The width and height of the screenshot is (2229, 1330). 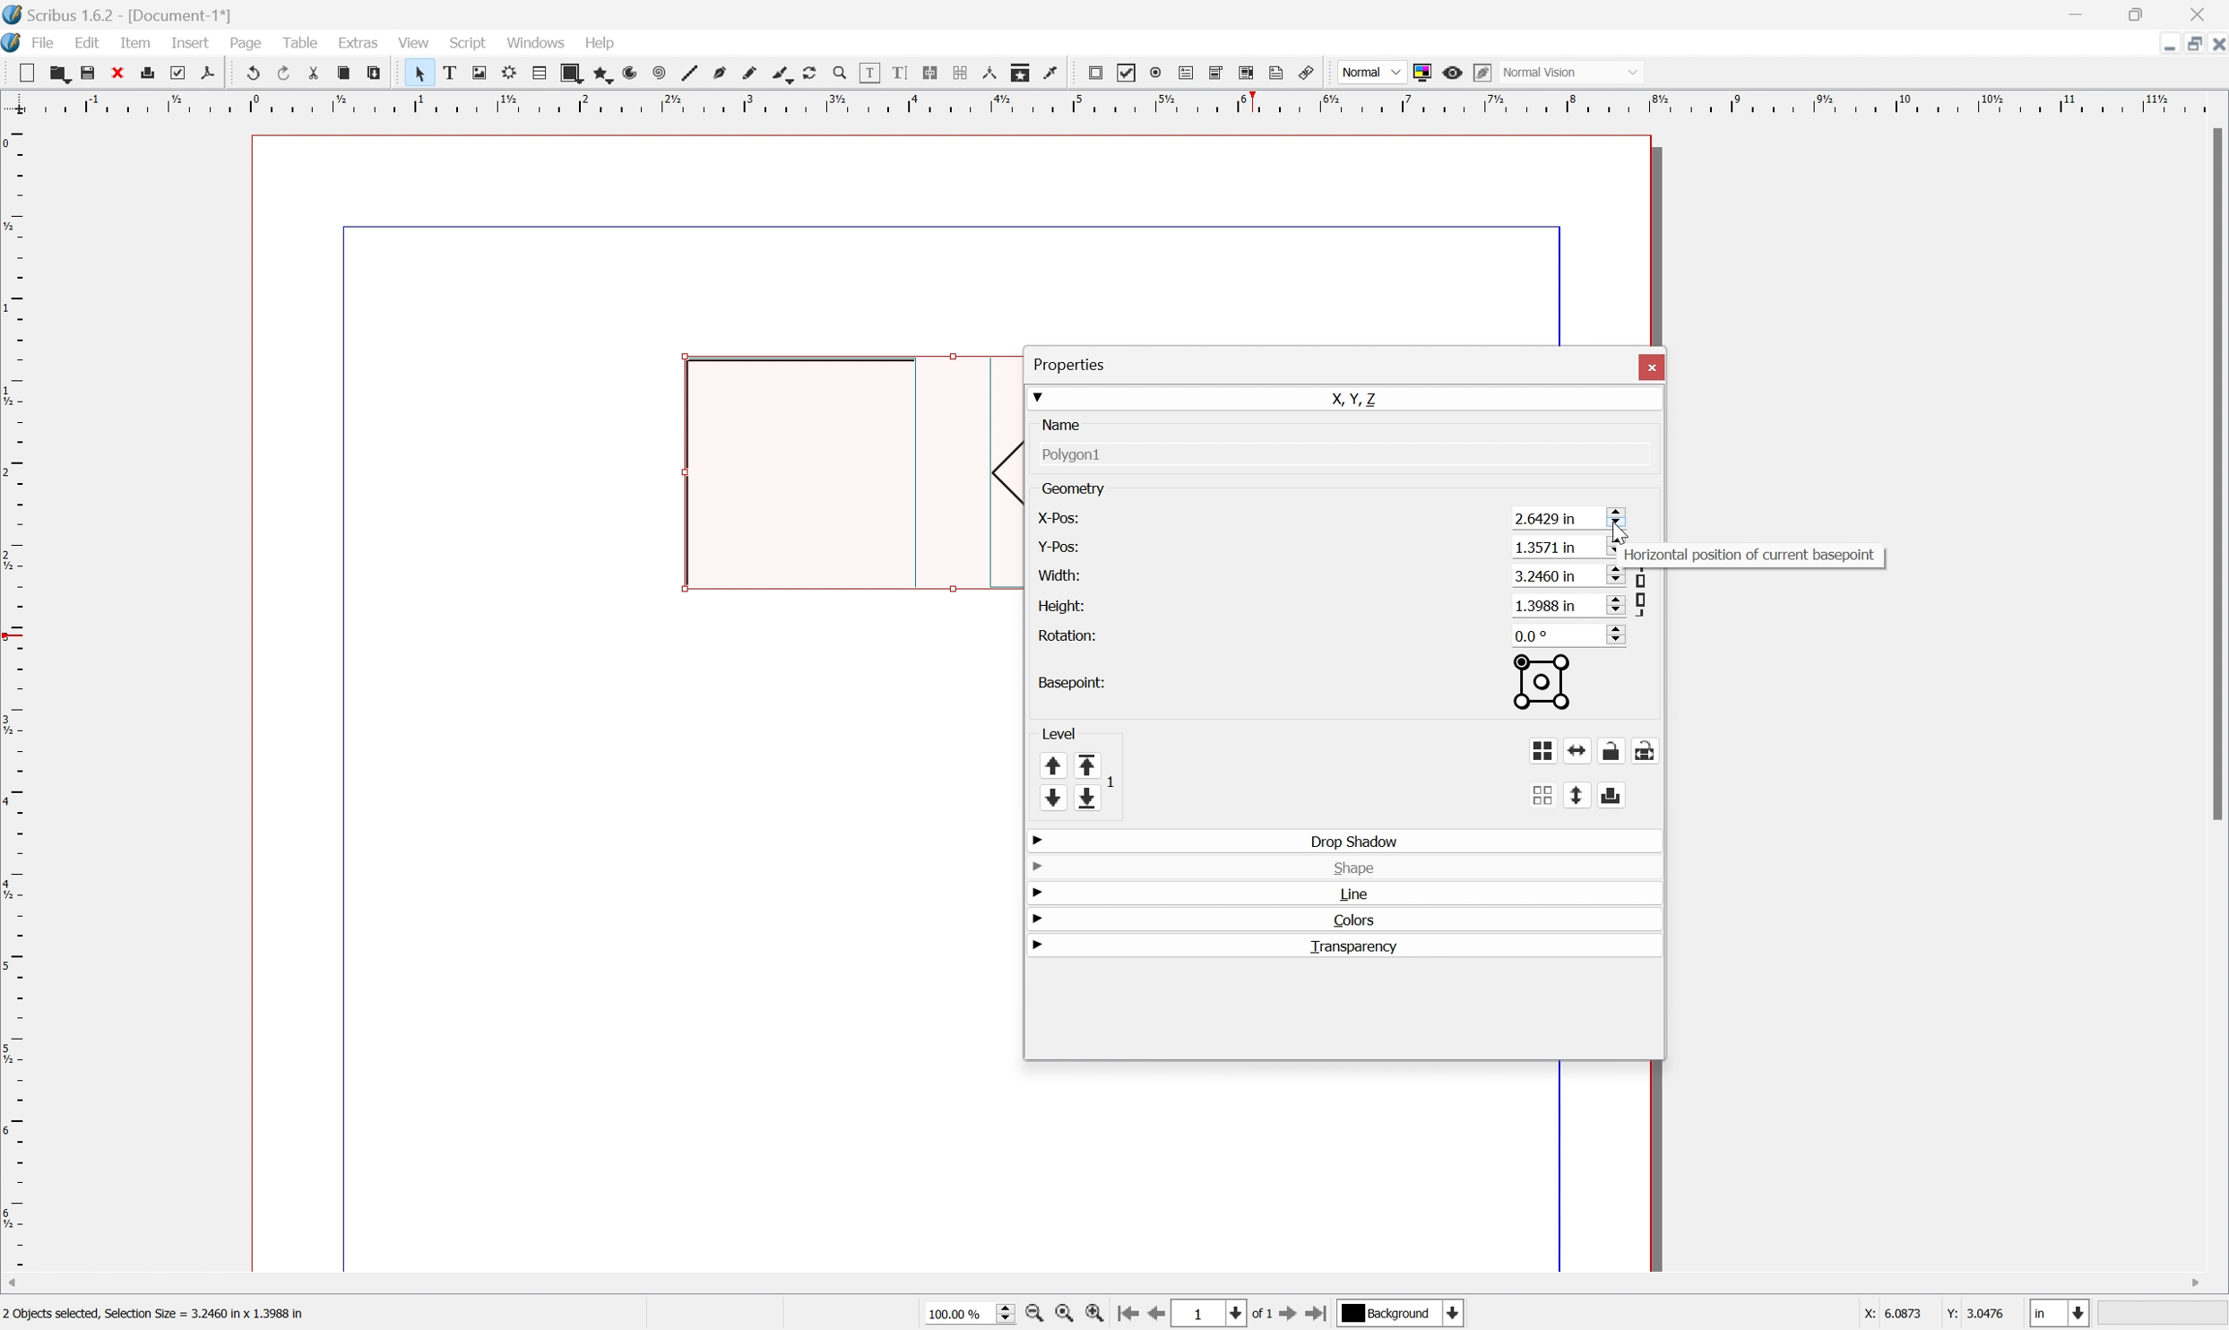 What do you see at coordinates (113, 74) in the screenshot?
I see `close` at bounding box center [113, 74].